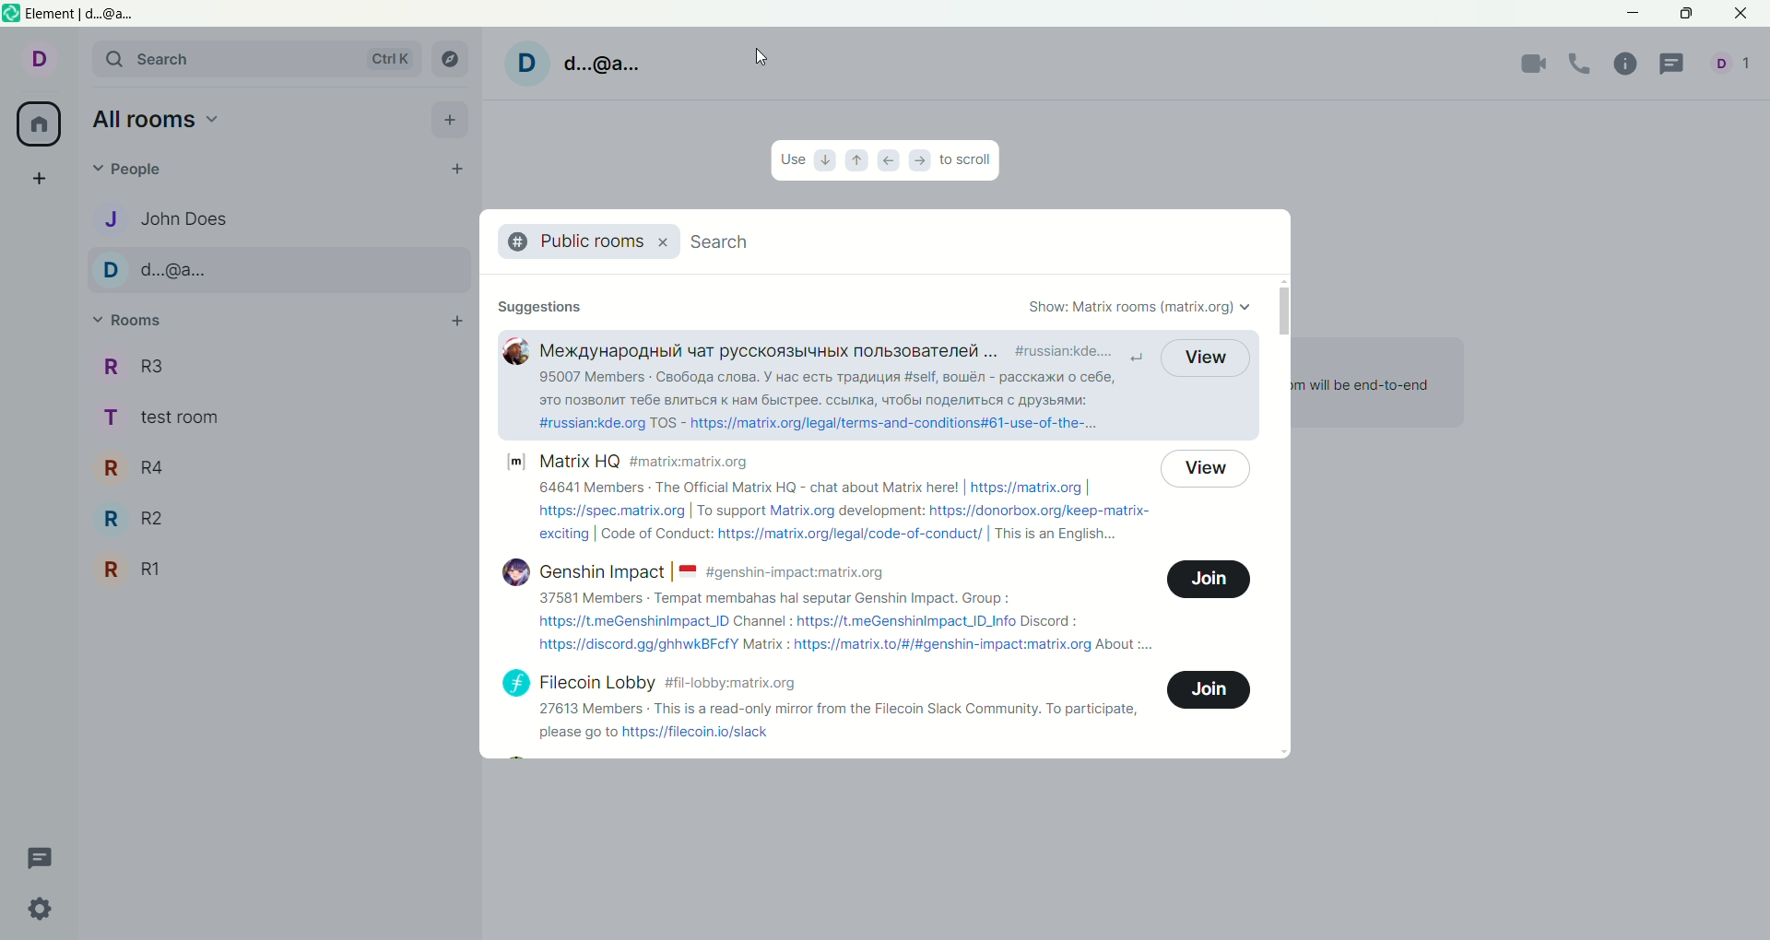 This screenshot has width=1770, height=940. I want to click on search, so click(256, 59).